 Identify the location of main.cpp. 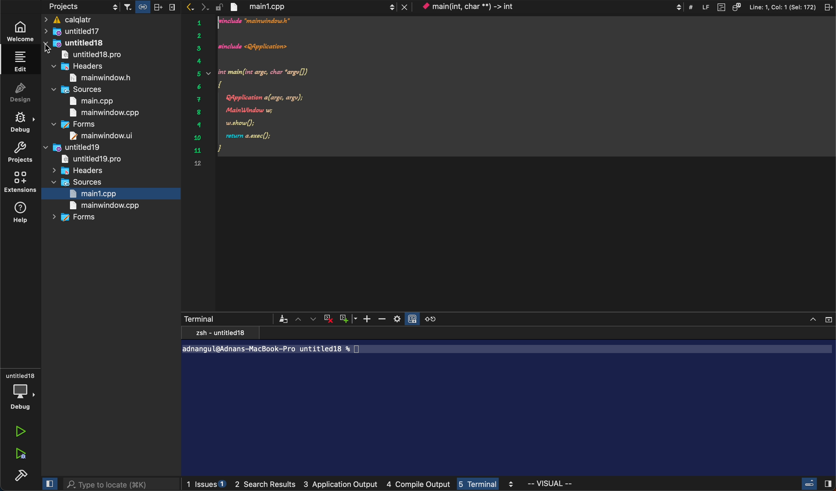
(94, 101).